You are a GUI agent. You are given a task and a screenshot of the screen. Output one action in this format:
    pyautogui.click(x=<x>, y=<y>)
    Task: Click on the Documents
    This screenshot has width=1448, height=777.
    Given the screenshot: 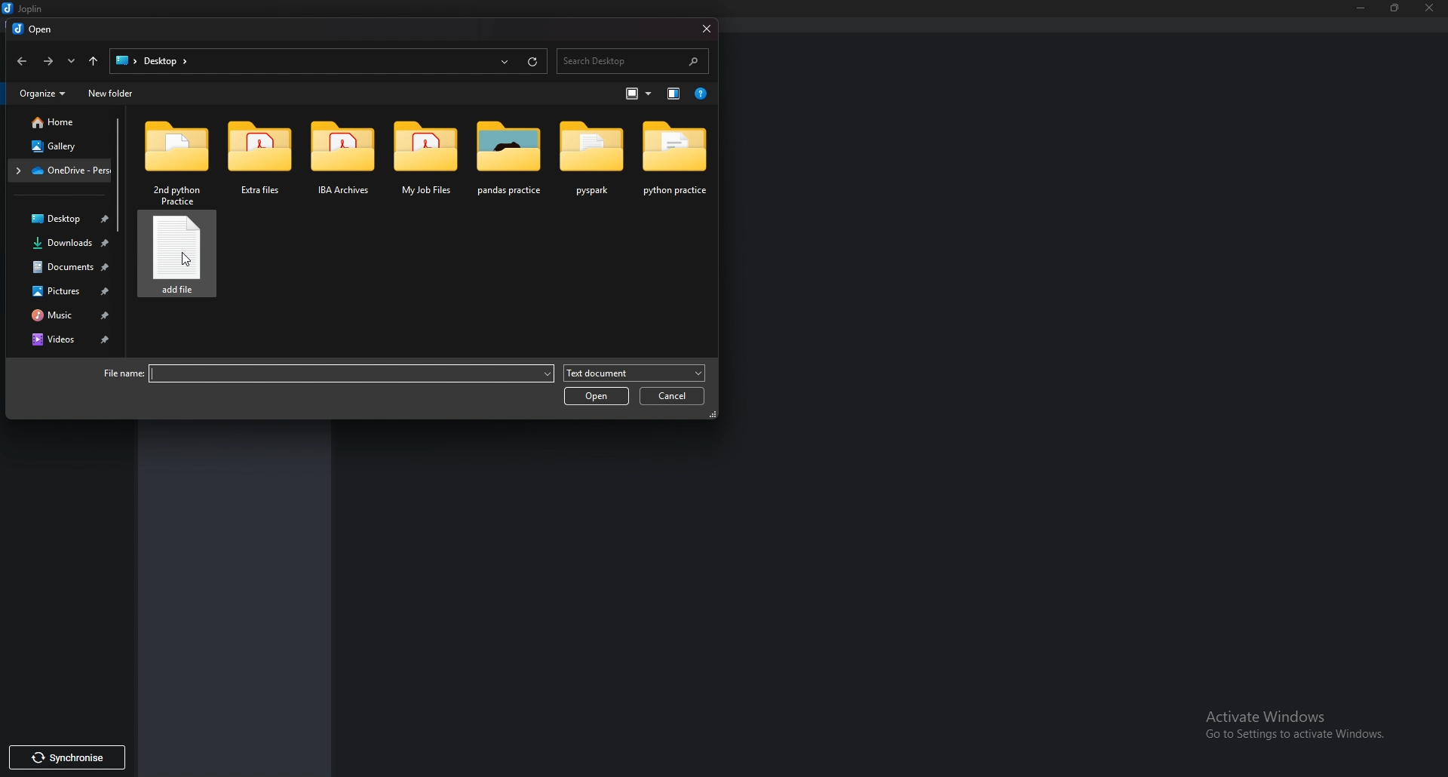 What is the action you would take?
    pyautogui.click(x=69, y=266)
    